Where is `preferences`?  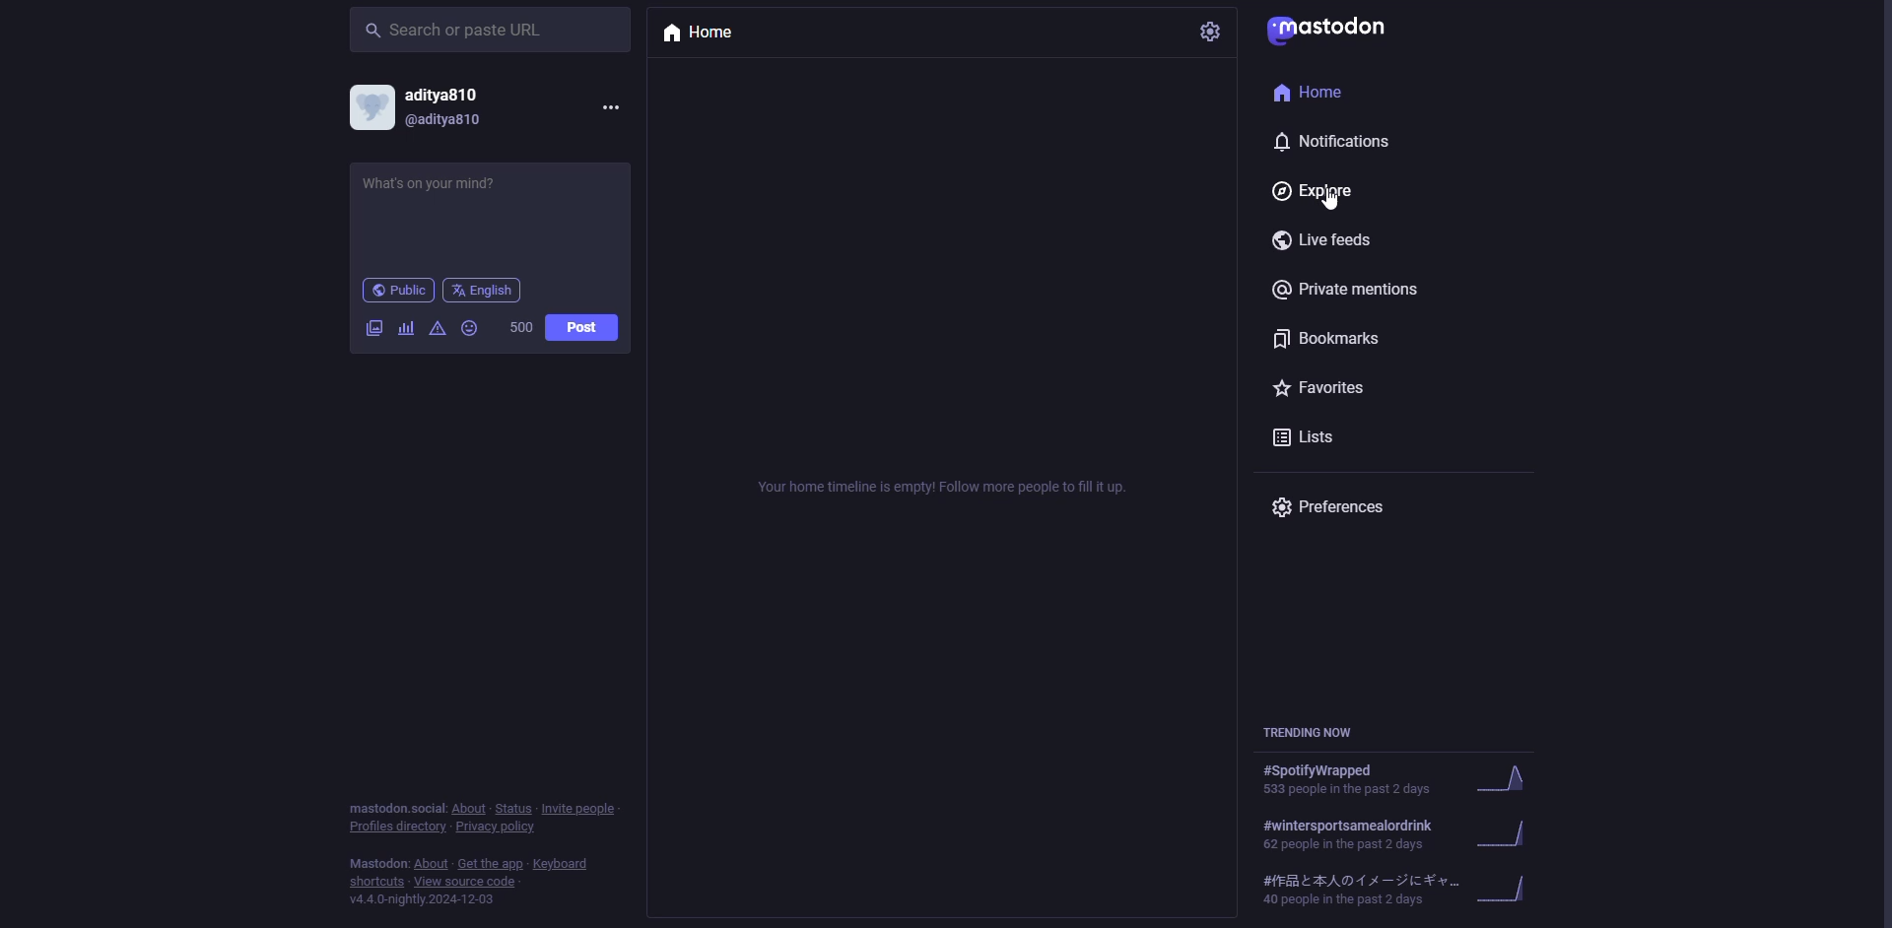
preferences is located at coordinates (1337, 507).